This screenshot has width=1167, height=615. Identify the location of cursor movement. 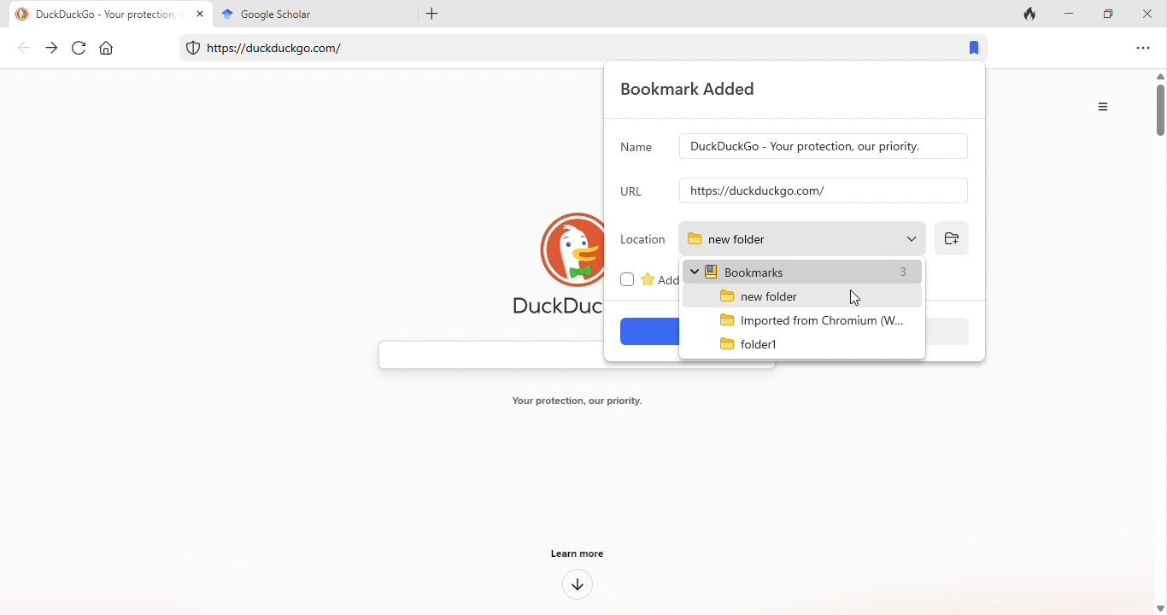
(857, 296).